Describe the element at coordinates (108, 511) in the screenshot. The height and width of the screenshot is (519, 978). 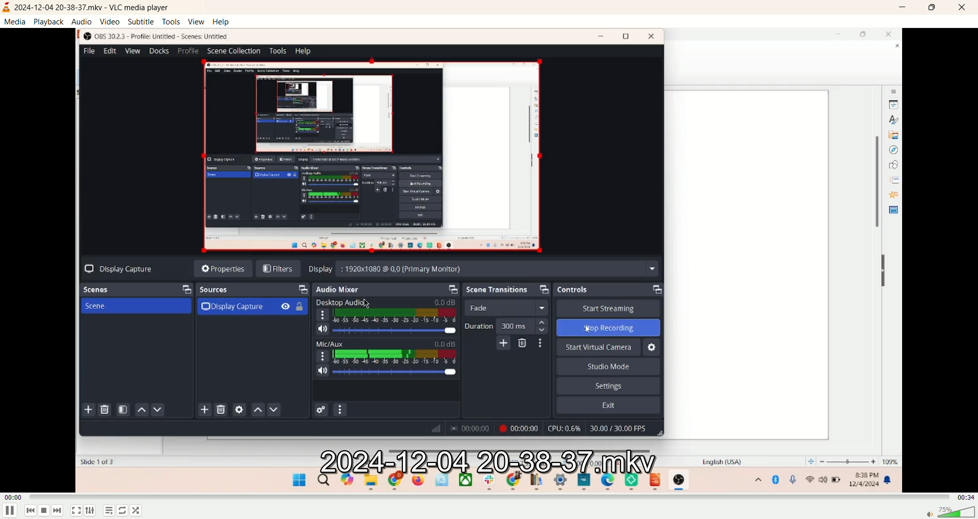
I see `playlist` at that location.